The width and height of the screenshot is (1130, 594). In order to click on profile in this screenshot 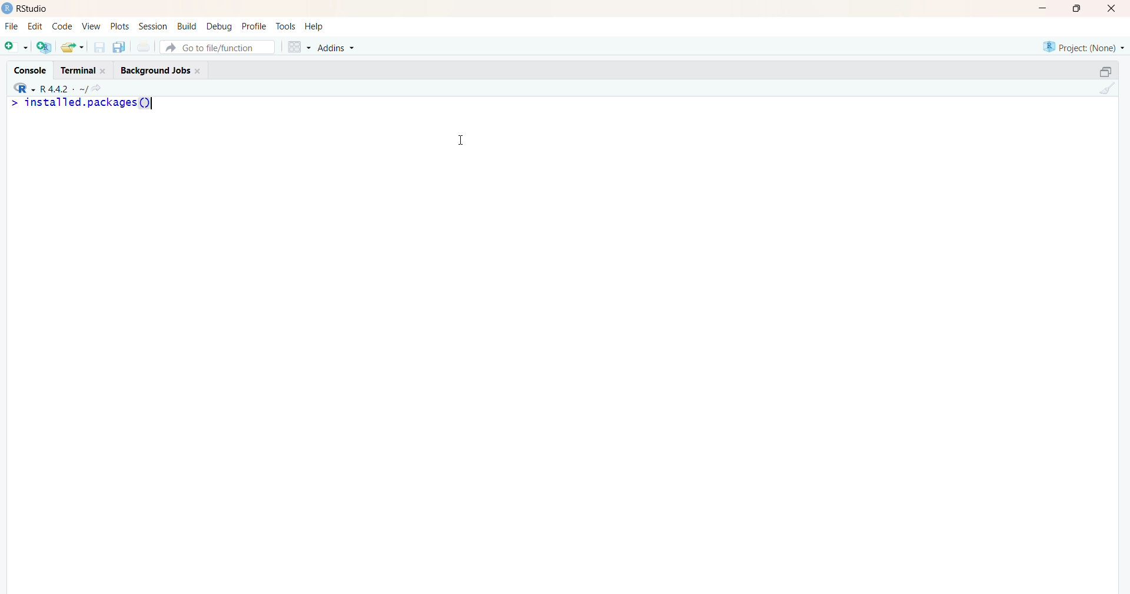, I will do `click(255, 26)`.